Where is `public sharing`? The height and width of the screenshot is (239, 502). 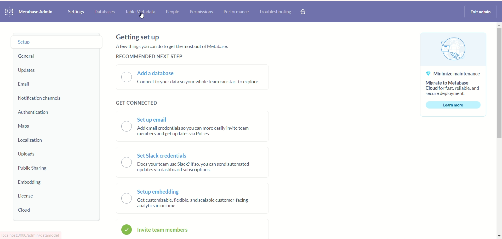
public sharing is located at coordinates (36, 169).